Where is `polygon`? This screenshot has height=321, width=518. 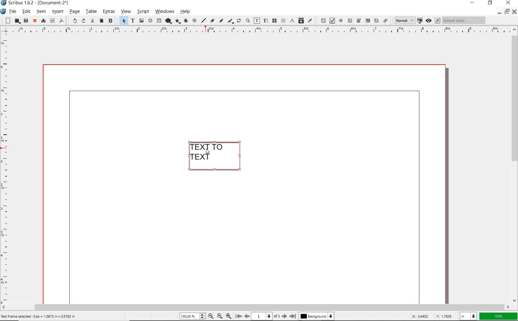 polygon is located at coordinates (178, 22).